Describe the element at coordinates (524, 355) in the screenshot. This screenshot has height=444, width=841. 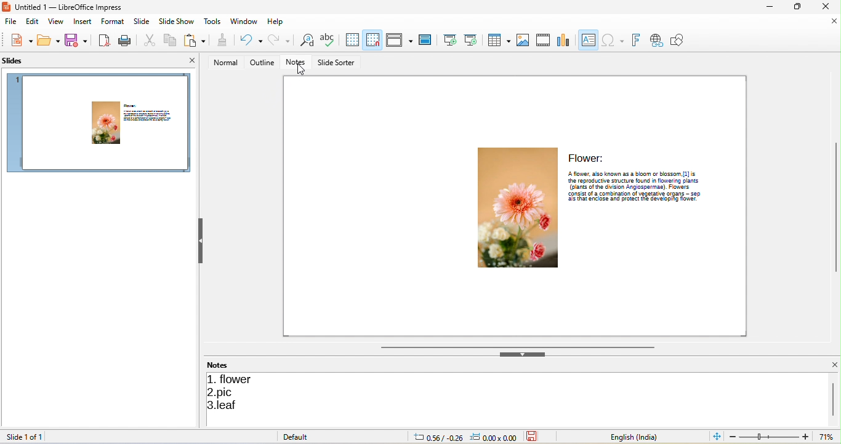
I see `hide bottom sidebar` at that location.